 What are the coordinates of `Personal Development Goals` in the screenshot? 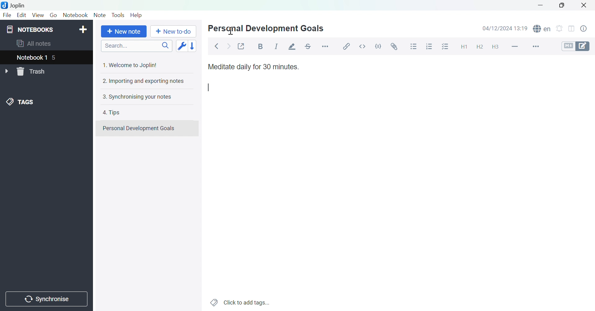 It's located at (139, 128).